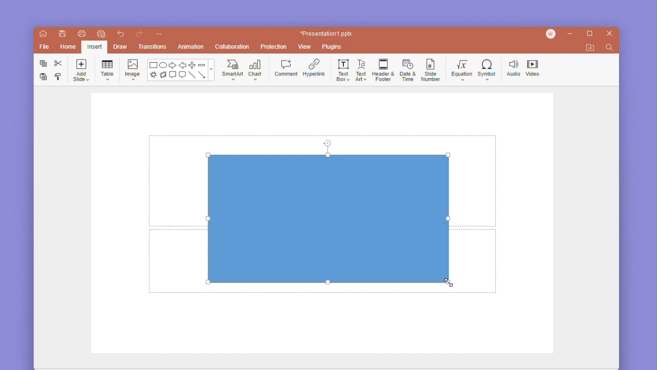 This screenshot has height=370, width=657. What do you see at coordinates (328, 143) in the screenshot?
I see `rotate tool` at bounding box center [328, 143].